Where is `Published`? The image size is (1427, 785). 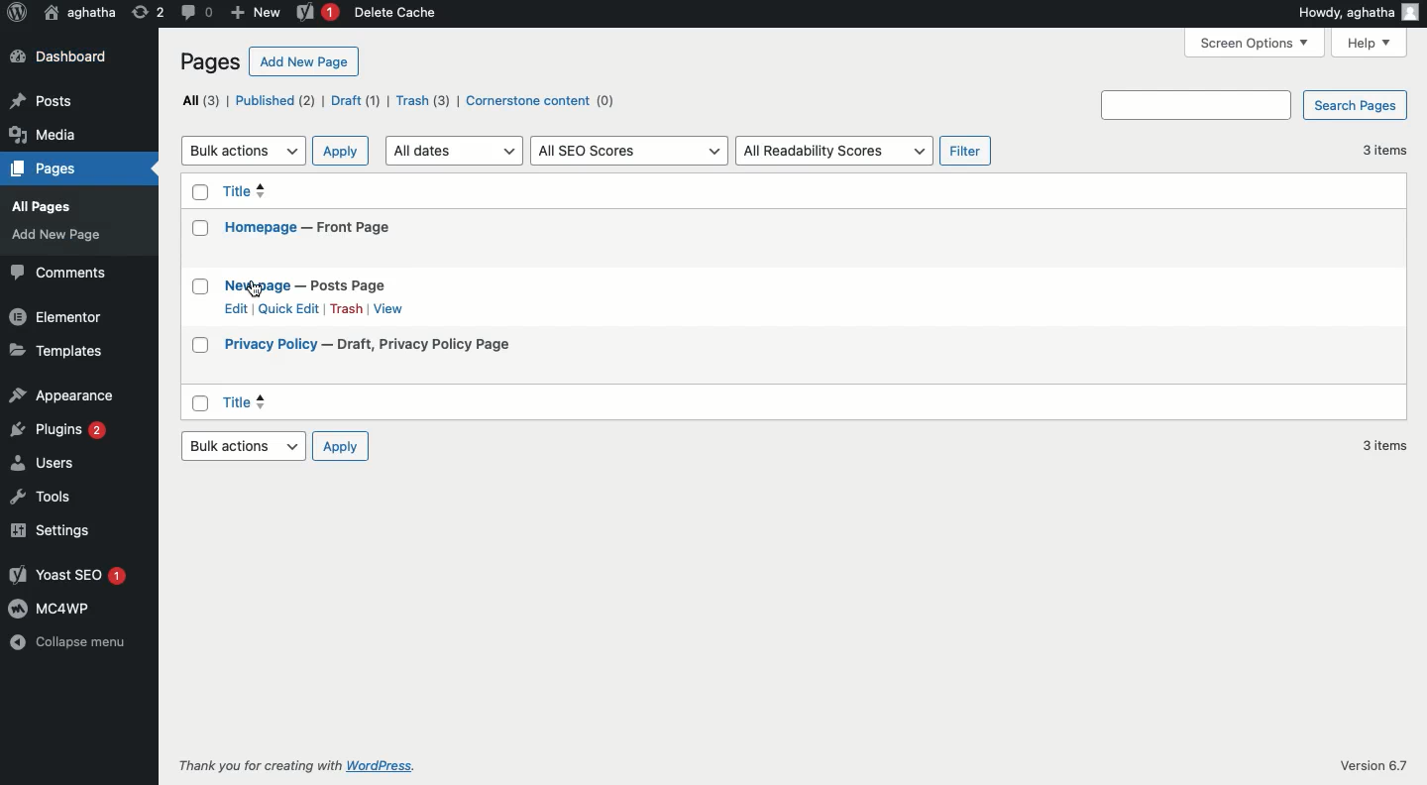
Published is located at coordinates (274, 100).